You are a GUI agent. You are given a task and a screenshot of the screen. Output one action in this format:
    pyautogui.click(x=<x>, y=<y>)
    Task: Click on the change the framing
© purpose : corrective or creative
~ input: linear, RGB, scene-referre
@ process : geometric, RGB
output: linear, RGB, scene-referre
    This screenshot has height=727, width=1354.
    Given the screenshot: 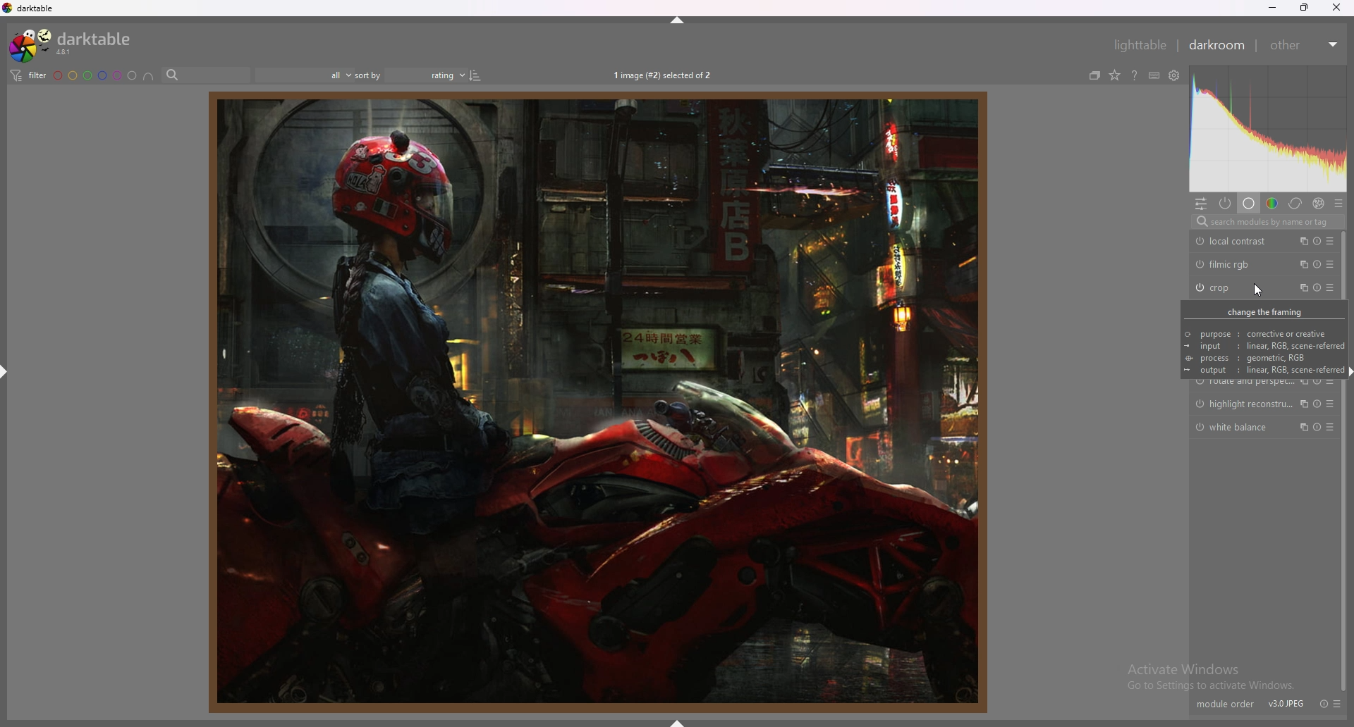 What is the action you would take?
    pyautogui.click(x=1258, y=341)
    